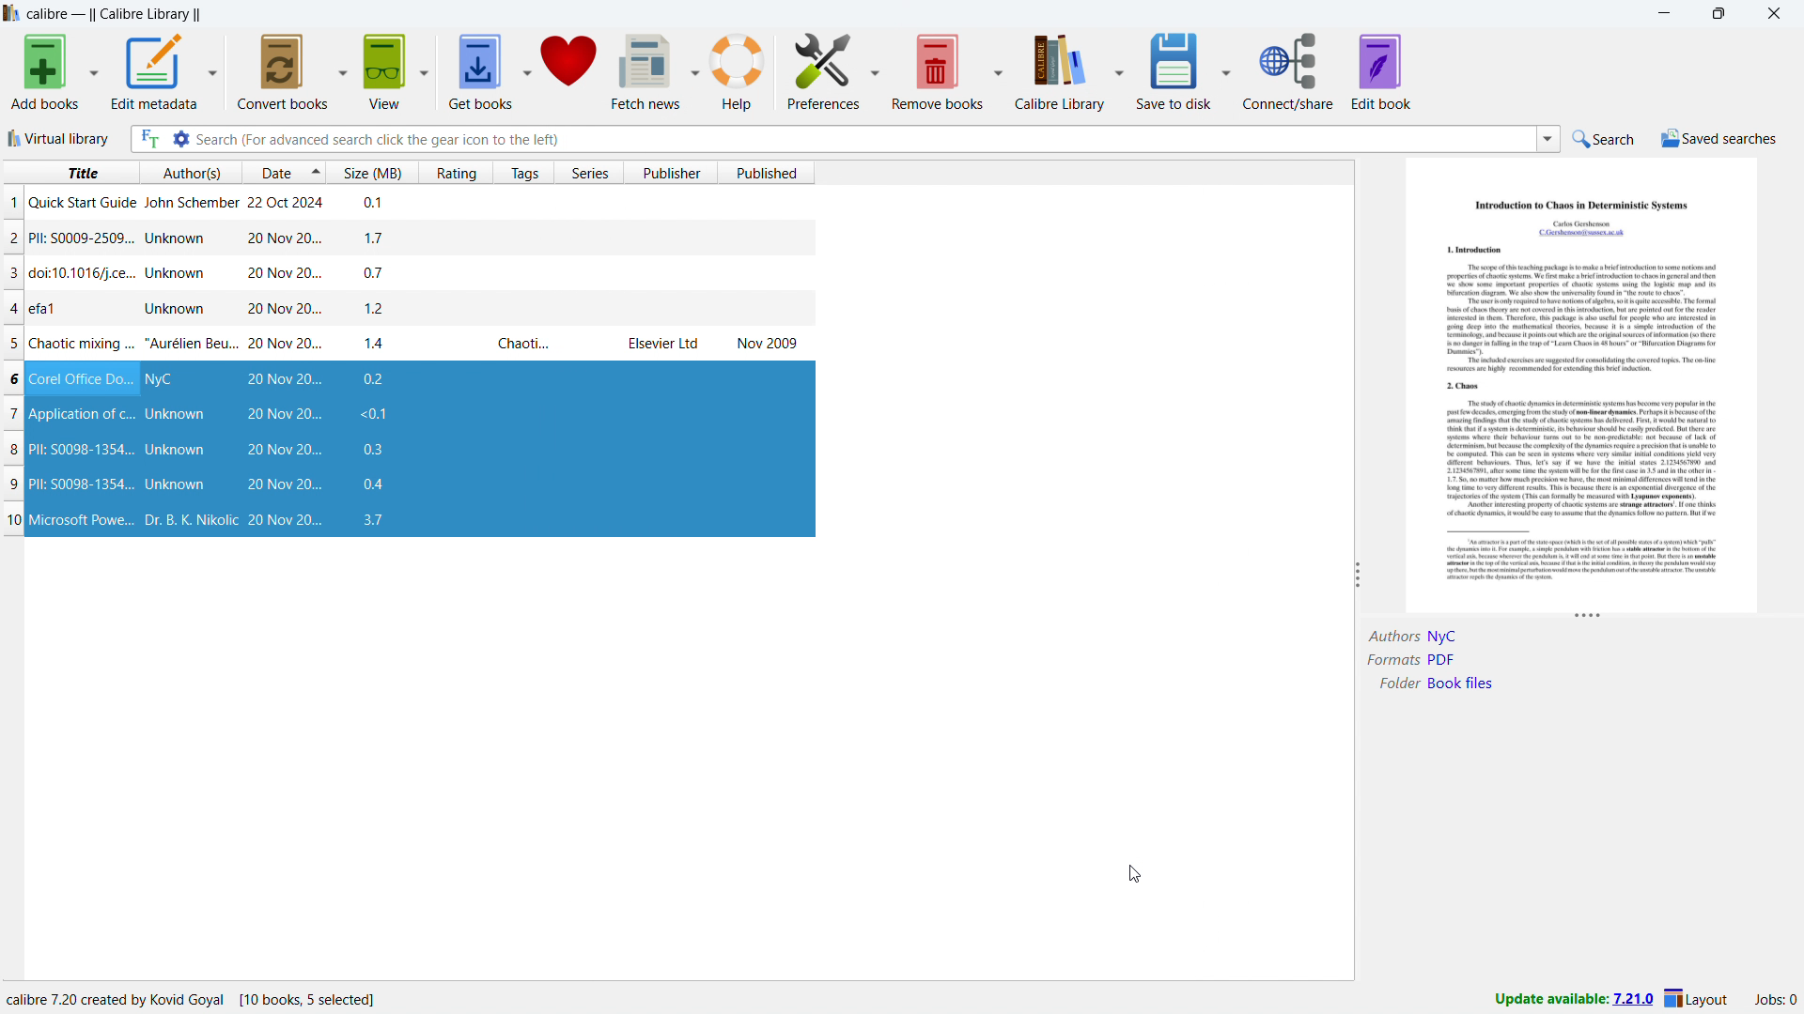 Image resolution: width=1804 pixels, height=1014 pixels. Describe the element at coordinates (1548, 140) in the screenshot. I see `search history` at that location.